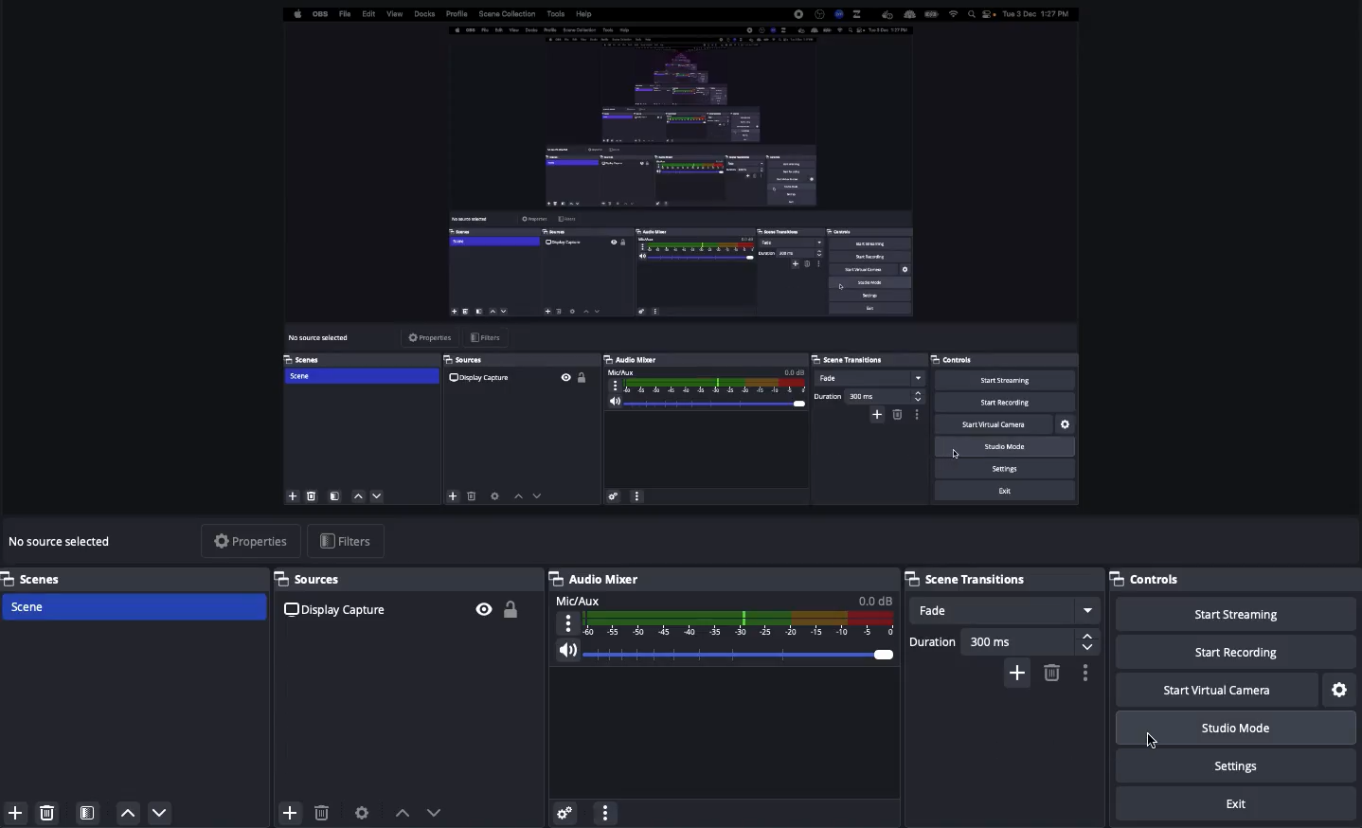  I want to click on Fade, so click(1004, 609).